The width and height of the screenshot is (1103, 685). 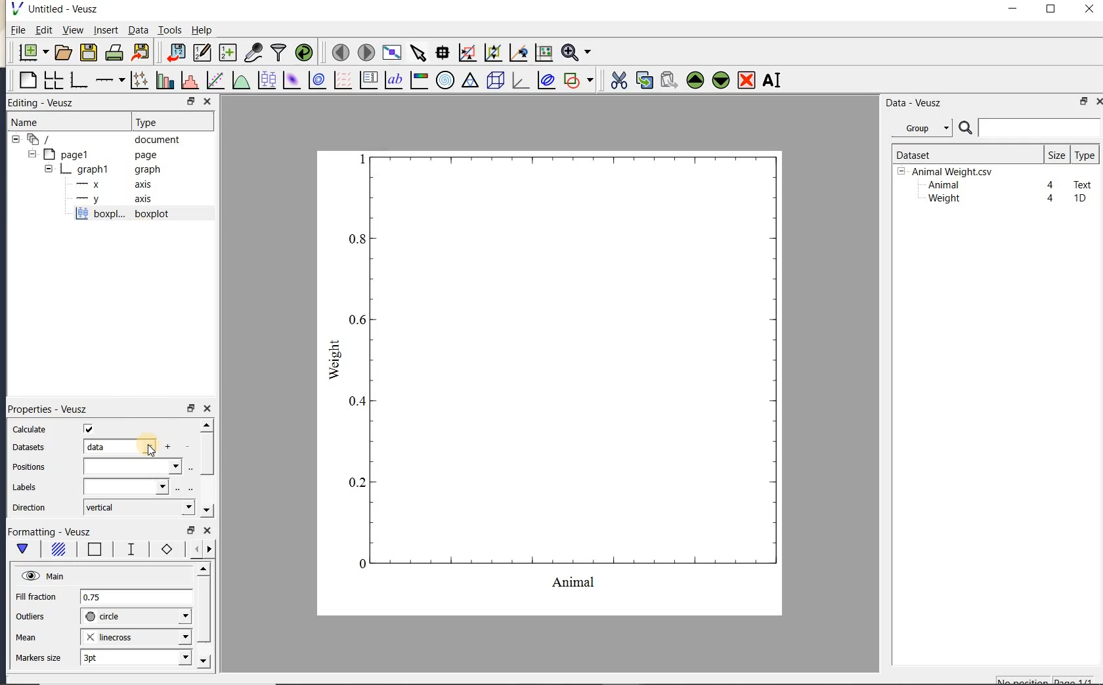 I want to click on minor ticks, so click(x=198, y=549).